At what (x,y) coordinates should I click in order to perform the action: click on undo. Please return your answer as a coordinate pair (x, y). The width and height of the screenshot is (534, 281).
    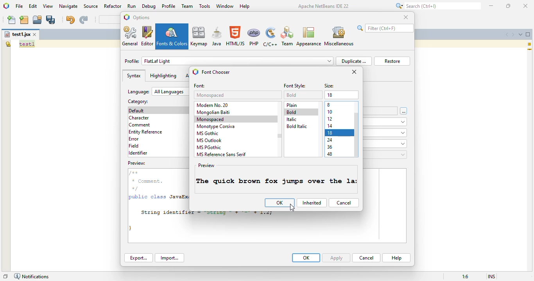
    Looking at the image, I should click on (70, 20).